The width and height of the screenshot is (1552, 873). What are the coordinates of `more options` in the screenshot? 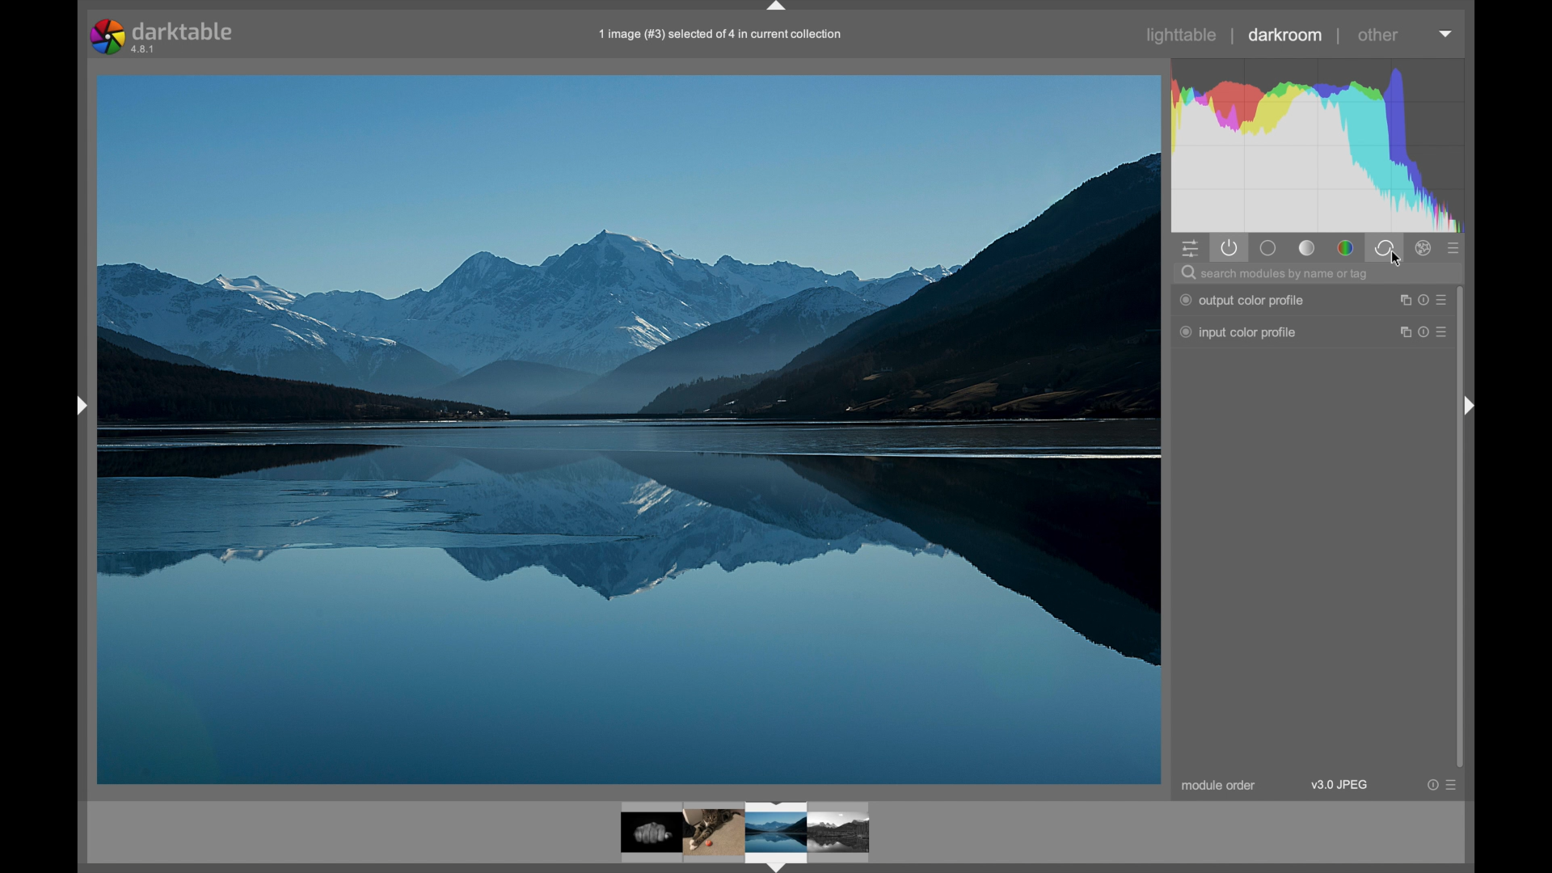 It's located at (1423, 299).